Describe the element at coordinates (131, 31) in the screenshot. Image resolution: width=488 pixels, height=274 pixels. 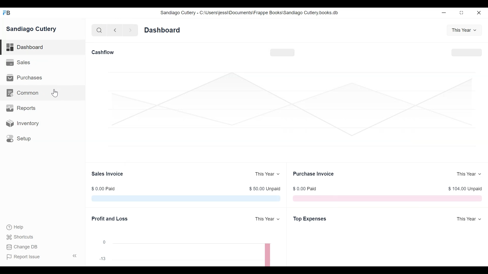
I see `Navigate Forward` at that location.